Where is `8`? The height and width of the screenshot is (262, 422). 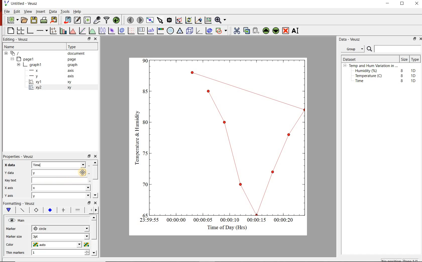 8 is located at coordinates (402, 81).